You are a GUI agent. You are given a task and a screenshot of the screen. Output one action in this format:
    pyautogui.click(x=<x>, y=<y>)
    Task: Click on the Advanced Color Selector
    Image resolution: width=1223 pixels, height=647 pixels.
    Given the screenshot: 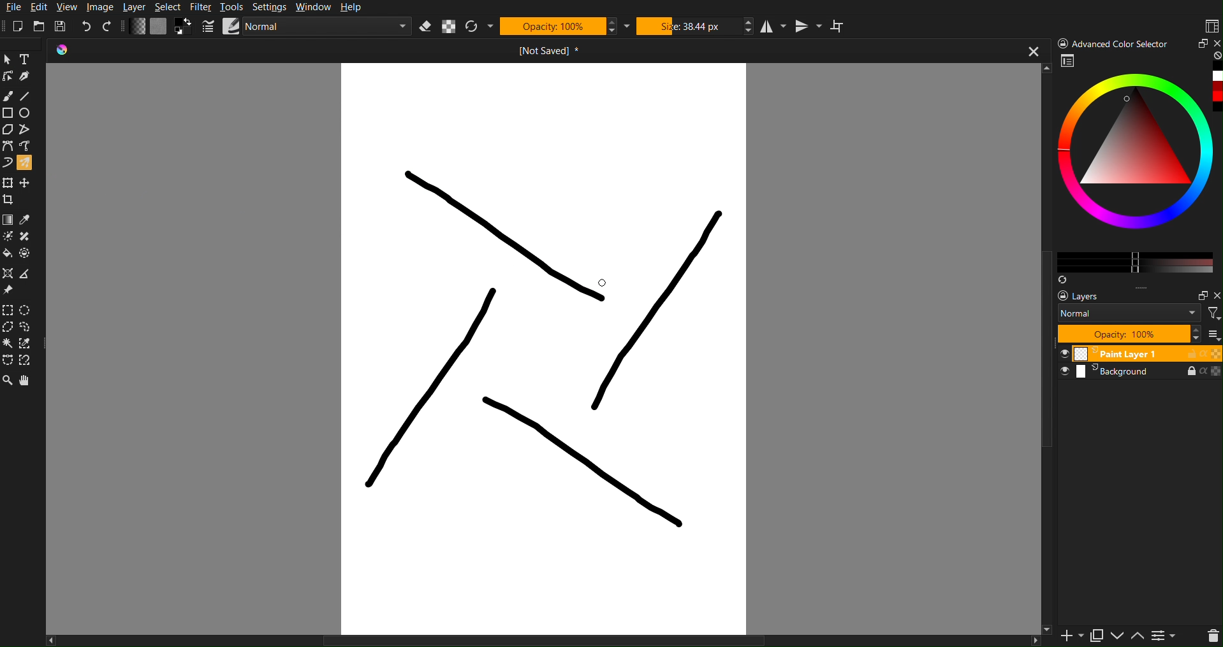 What is the action you would take?
    pyautogui.click(x=1115, y=43)
    